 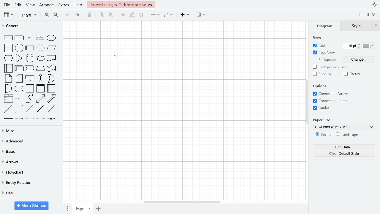 What do you see at coordinates (9, 59) in the screenshot?
I see `hexagon` at bounding box center [9, 59].